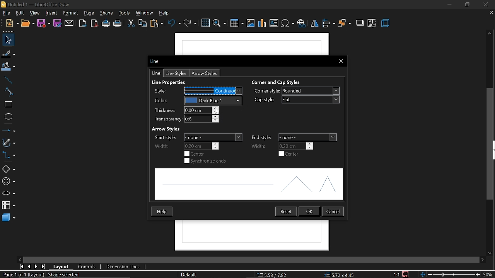  Describe the element at coordinates (175, 25) in the screenshot. I see `undo` at that location.